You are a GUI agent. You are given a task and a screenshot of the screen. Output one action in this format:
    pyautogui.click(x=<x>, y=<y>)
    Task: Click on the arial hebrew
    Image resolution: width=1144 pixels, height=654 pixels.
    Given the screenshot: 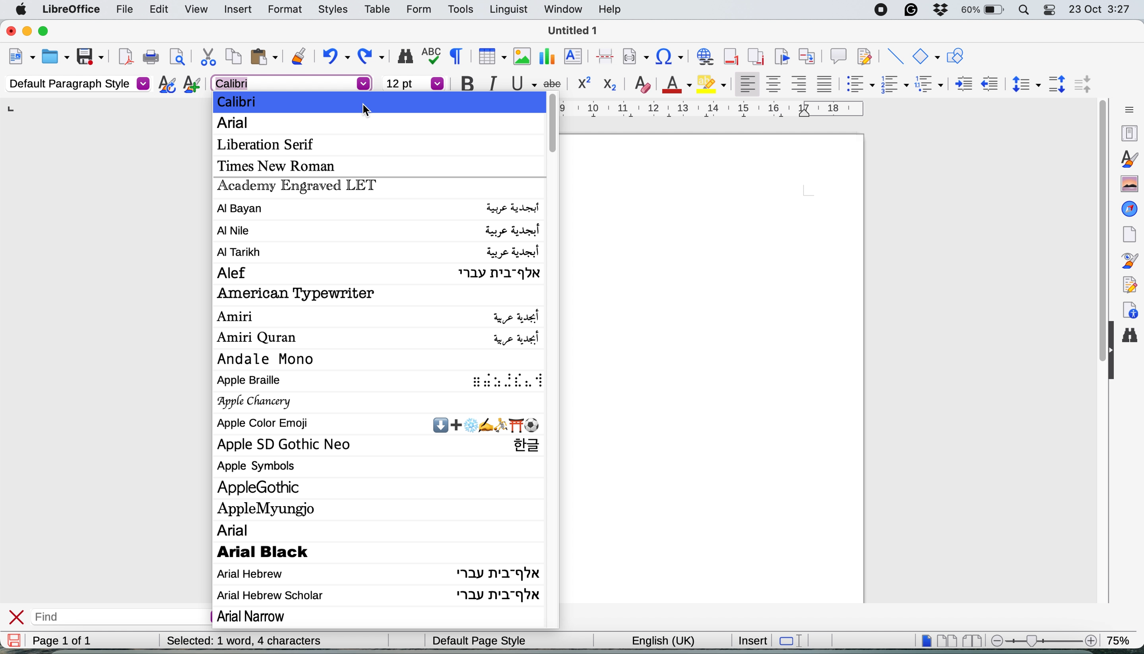 What is the action you would take?
    pyautogui.click(x=377, y=573)
    